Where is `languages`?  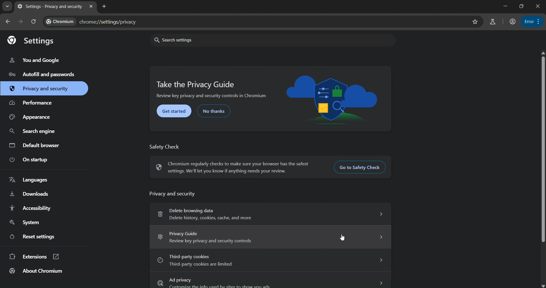 languages is located at coordinates (30, 179).